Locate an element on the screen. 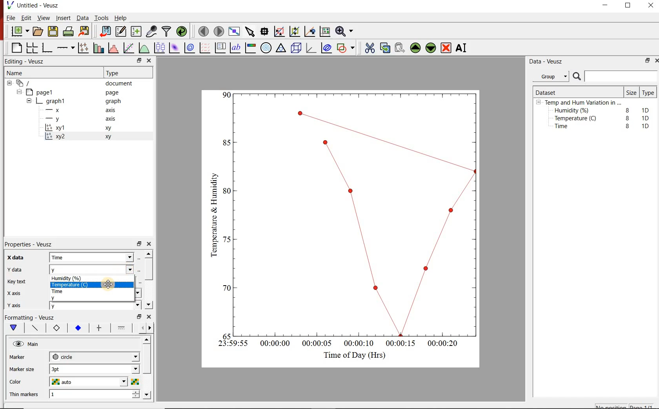 The height and width of the screenshot is (409, 659). y data is located at coordinates (17, 268).